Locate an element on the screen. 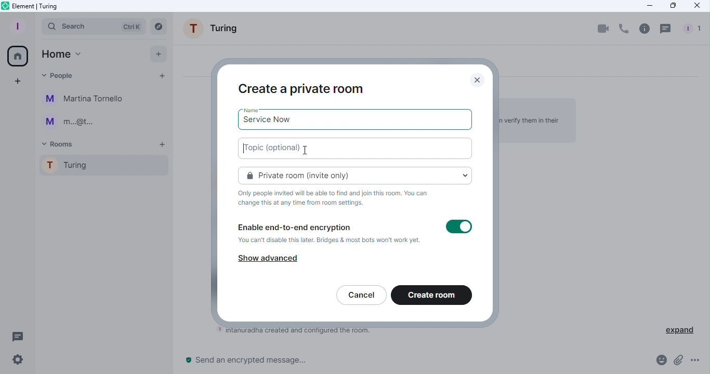 This screenshot has width=710, height=374. Room name is located at coordinates (215, 31).